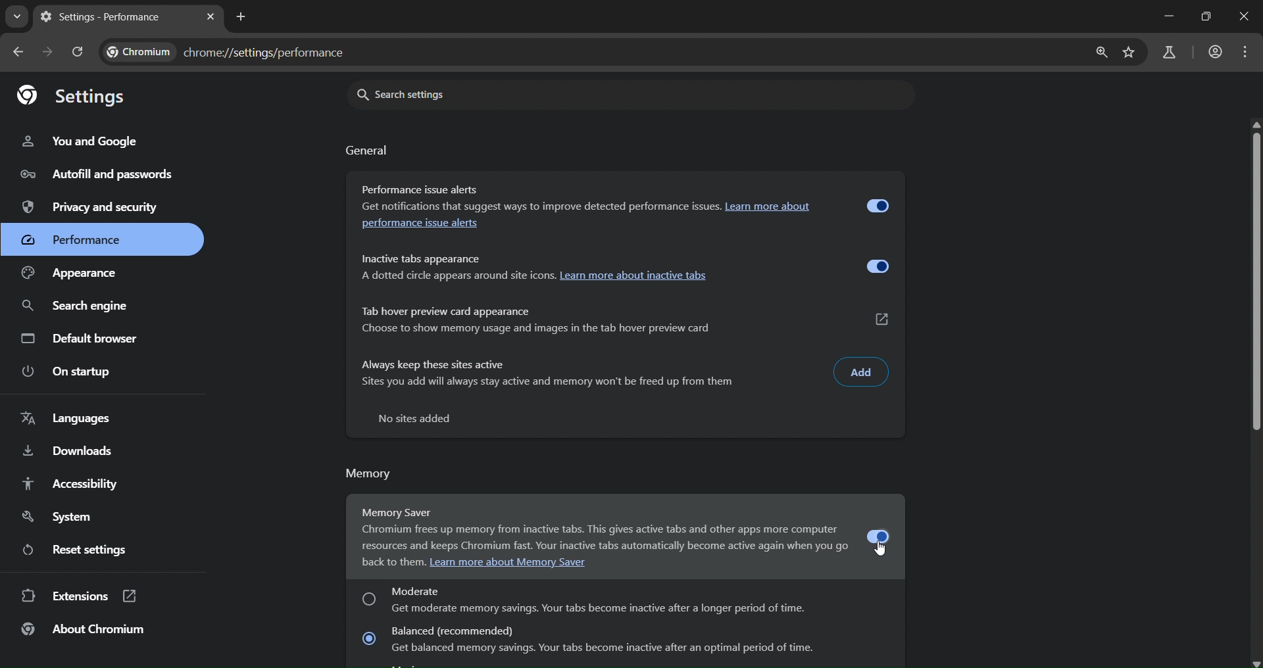 The height and width of the screenshot is (668, 1263). I want to click on go forward one page, so click(49, 53).